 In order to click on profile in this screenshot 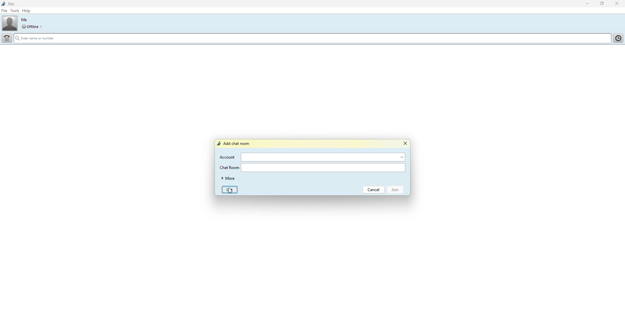, I will do `click(10, 23)`.